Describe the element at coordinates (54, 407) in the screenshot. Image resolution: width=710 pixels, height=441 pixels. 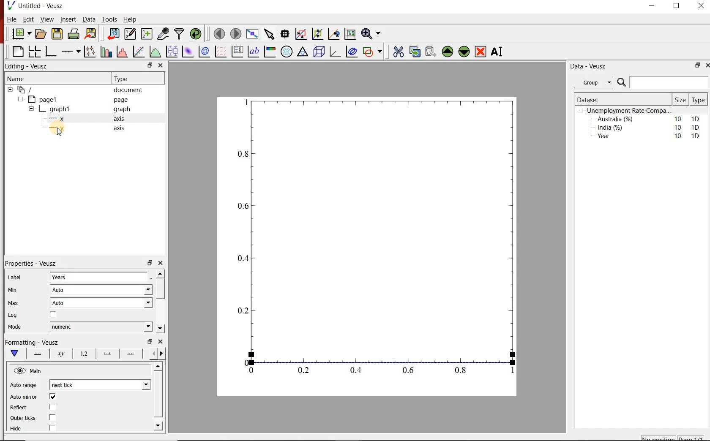
I see `checkbox` at that location.